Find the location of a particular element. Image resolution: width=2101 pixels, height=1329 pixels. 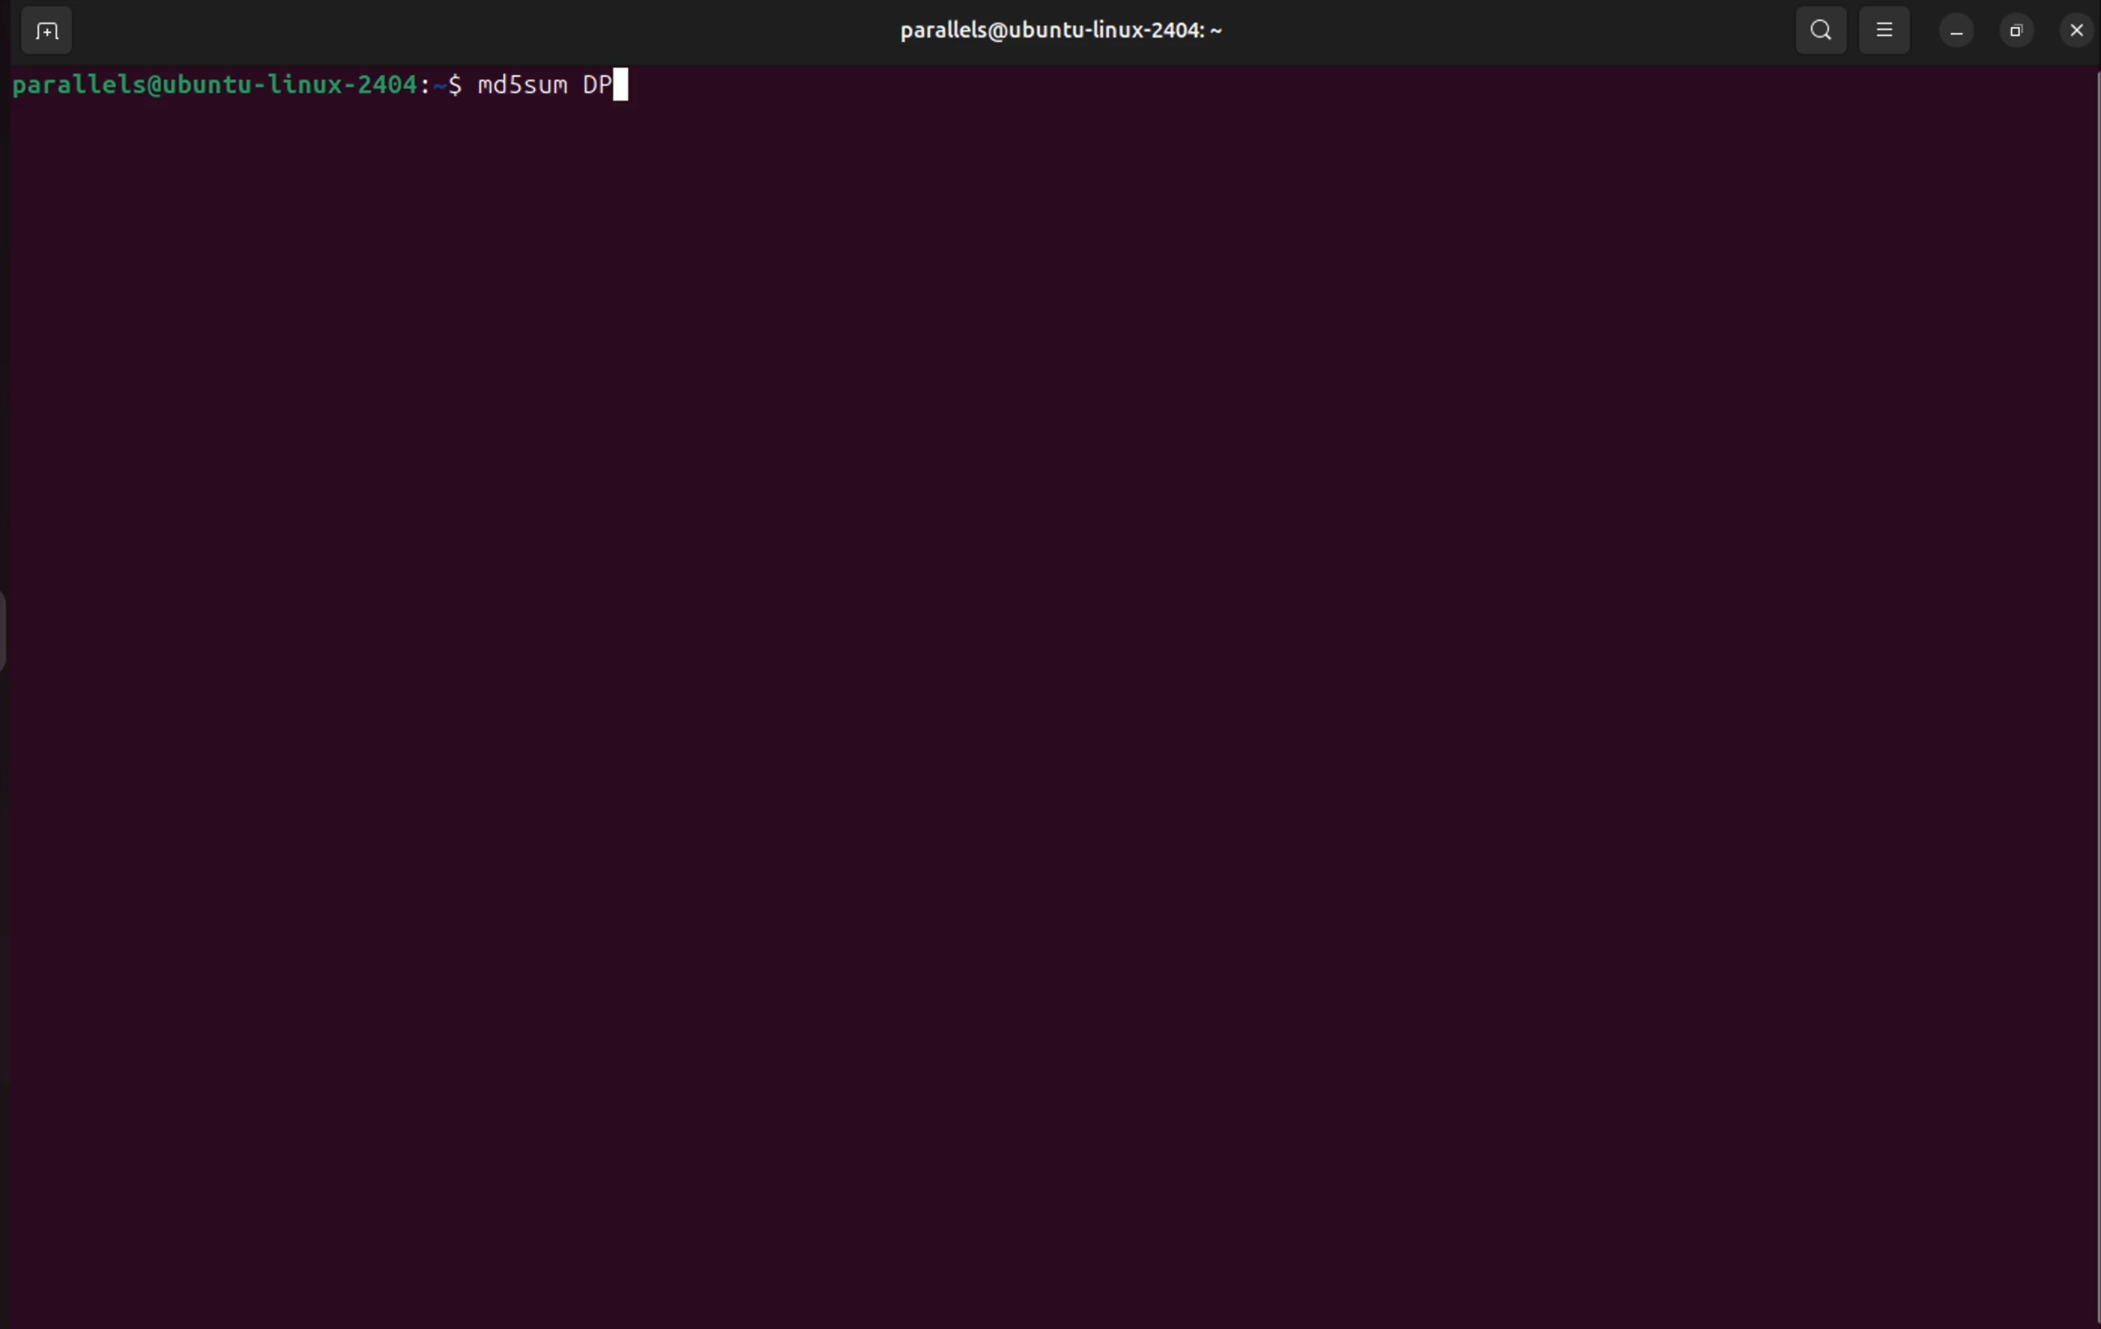

add terminal is located at coordinates (43, 31).